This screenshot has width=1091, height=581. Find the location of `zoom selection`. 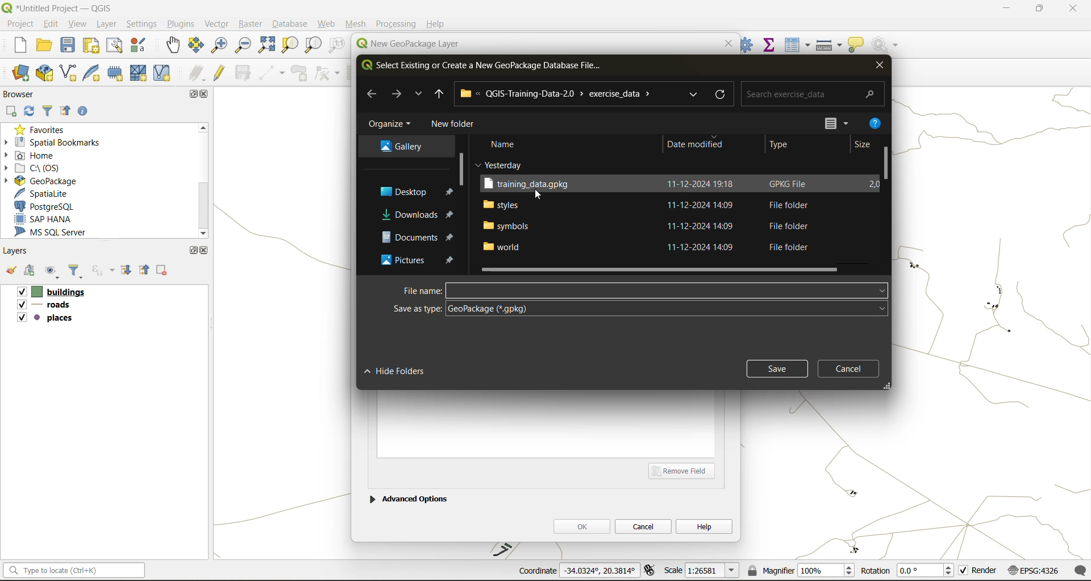

zoom selection is located at coordinates (292, 45).